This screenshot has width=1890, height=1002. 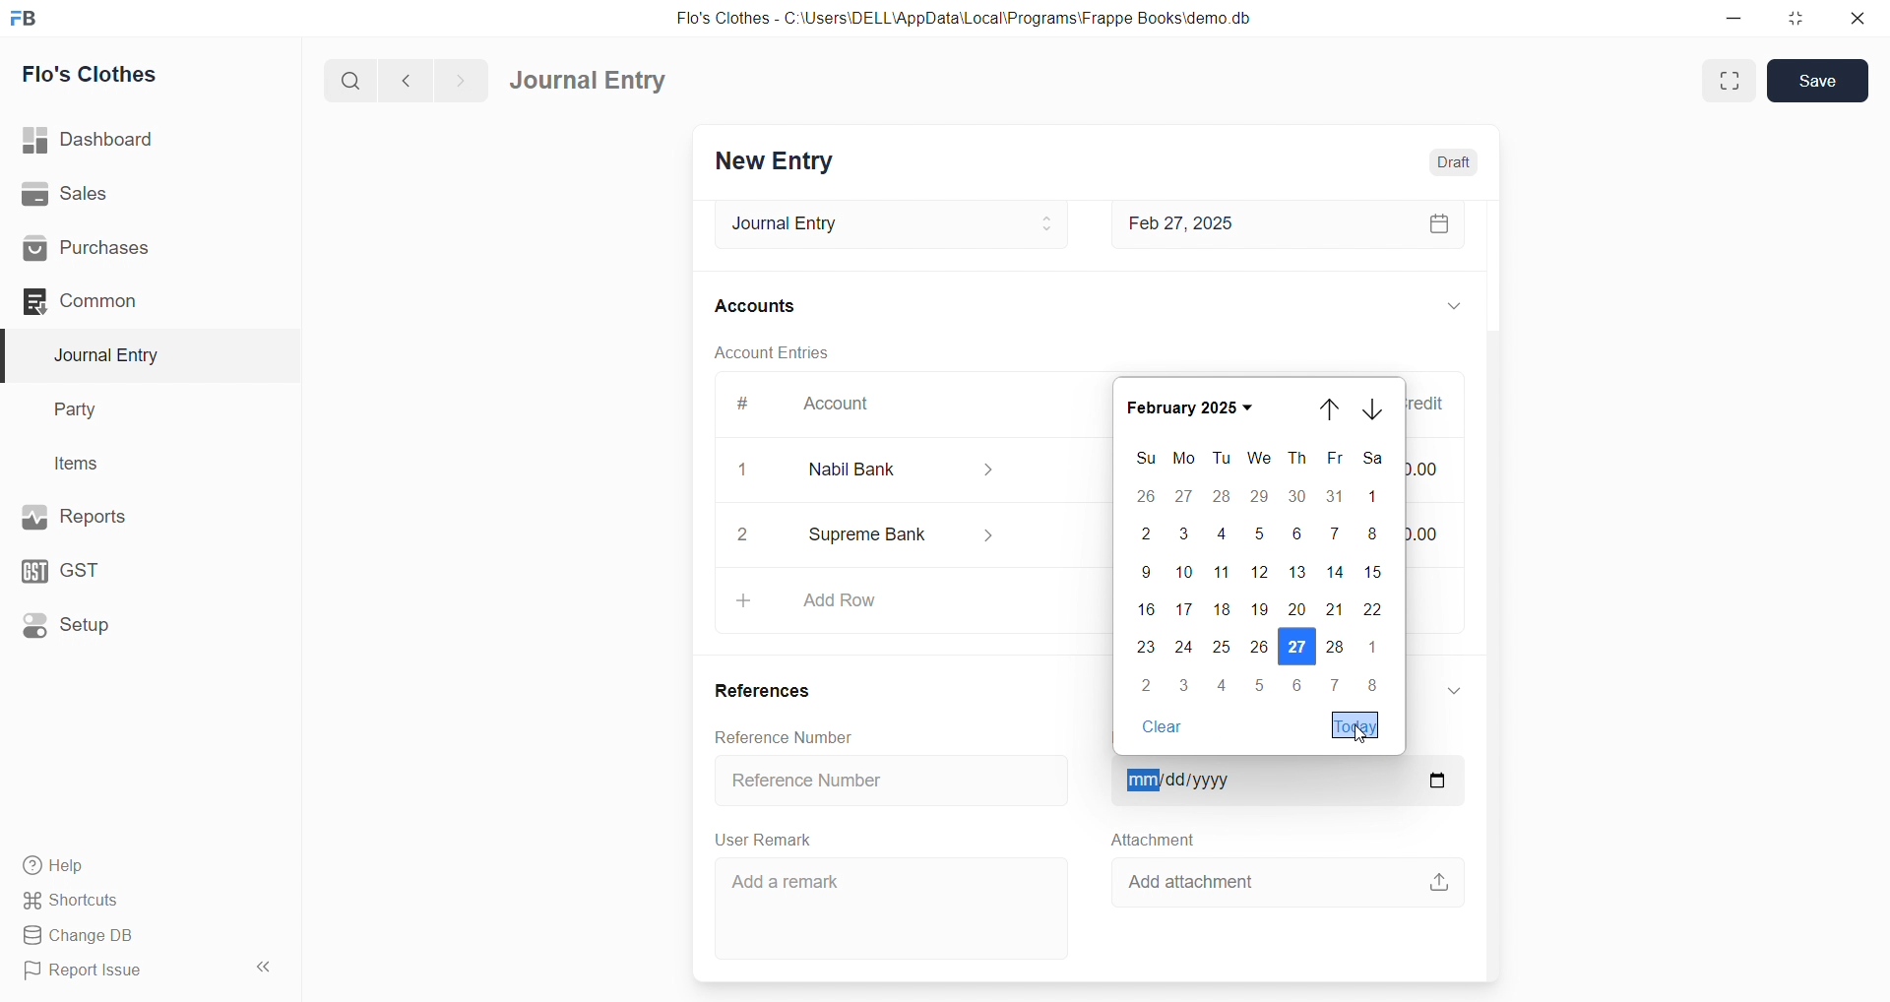 I want to click on FR, so click(x=1336, y=461).